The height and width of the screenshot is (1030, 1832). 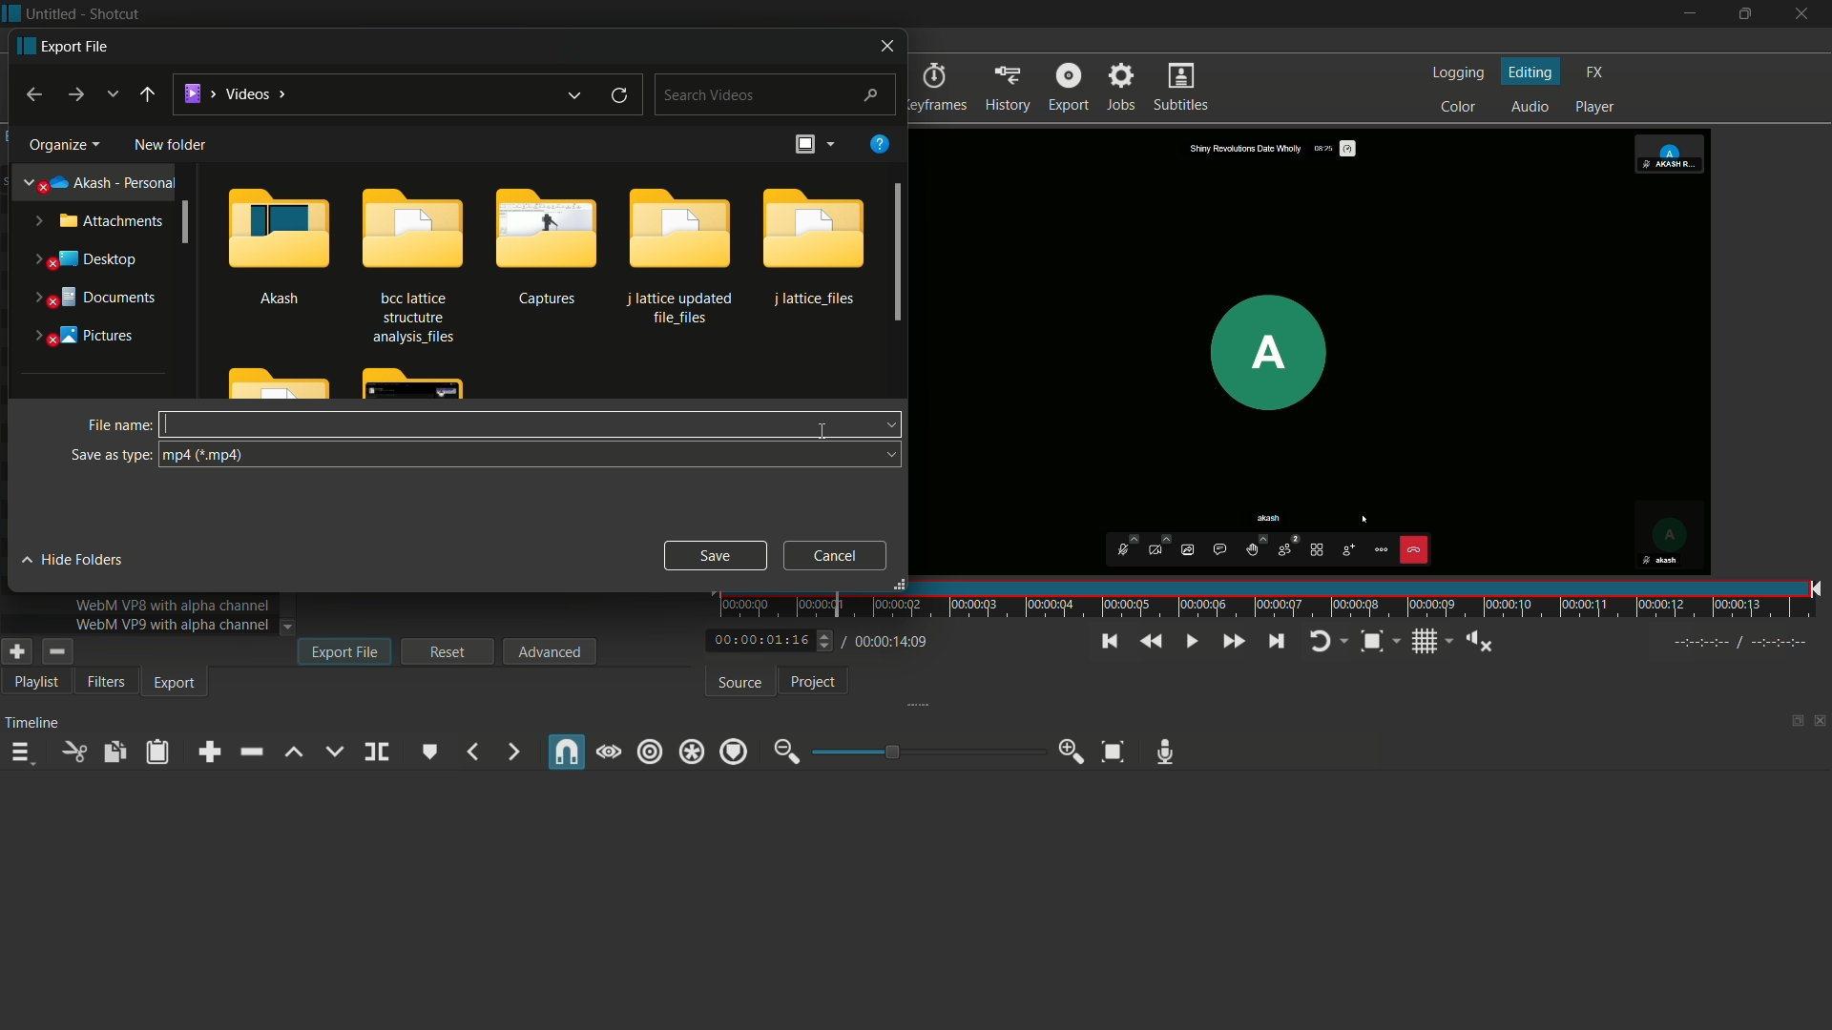 What do you see at coordinates (65, 45) in the screenshot?
I see `export file` at bounding box center [65, 45].